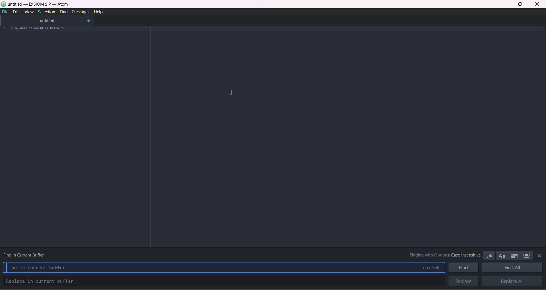 This screenshot has height=290, width=546. Describe the element at coordinates (513, 268) in the screenshot. I see `find all` at that location.